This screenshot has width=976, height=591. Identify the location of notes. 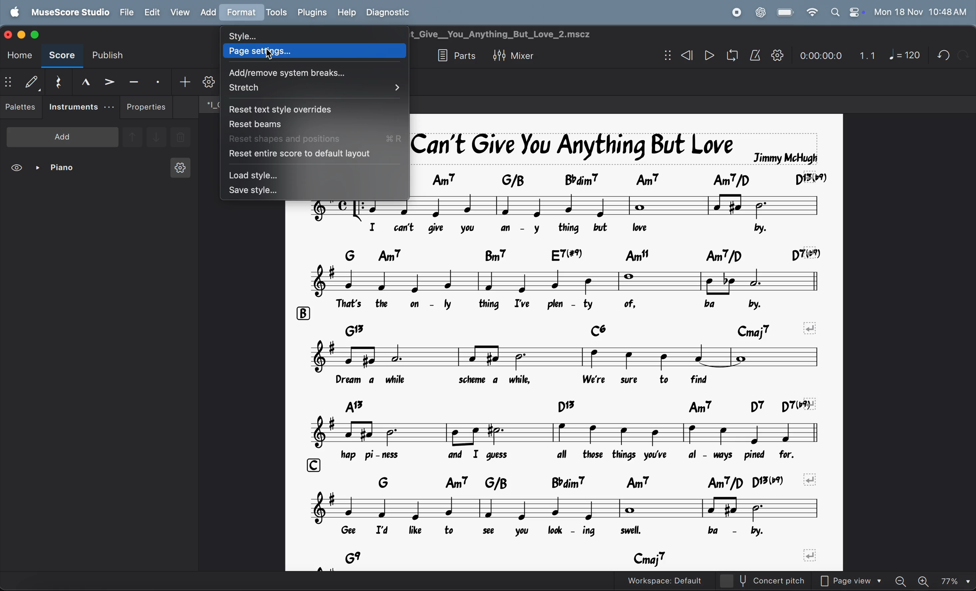
(576, 357).